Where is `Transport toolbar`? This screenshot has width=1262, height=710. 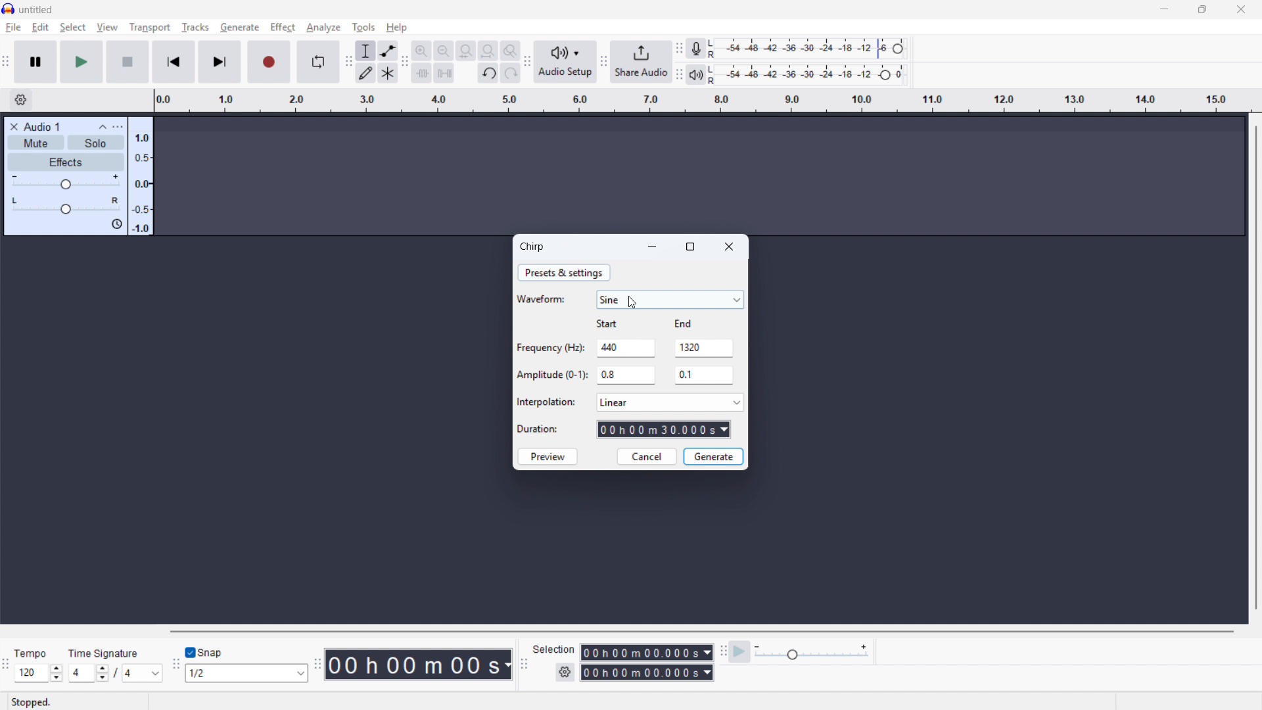
Transport toolbar is located at coordinates (6, 62).